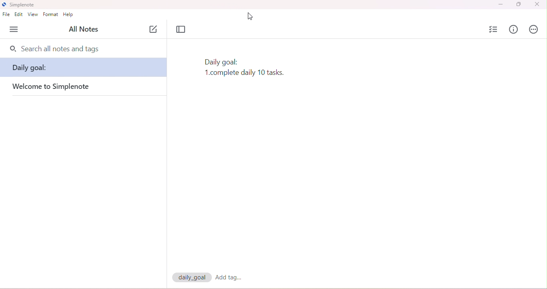 The image size is (547, 289). Describe the element at coordinates (33, 14) in the screenshot. I see `view` at that location.